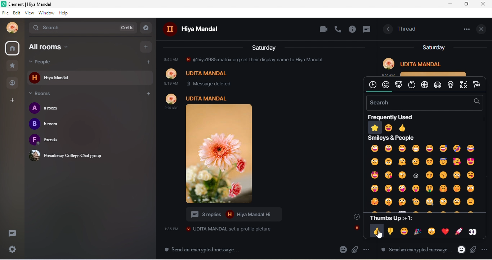 The width and height of the screenshot is (492, 260). What do you see at coordinates (18, 13) in the screenshot?
I see `edit` at bounding box center [18, 13].